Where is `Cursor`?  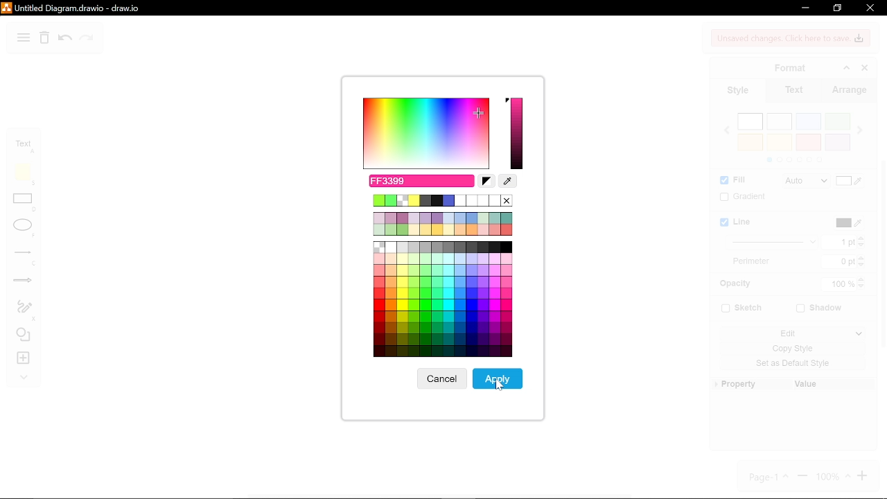
Cursor is located at coordinates (495, 386).